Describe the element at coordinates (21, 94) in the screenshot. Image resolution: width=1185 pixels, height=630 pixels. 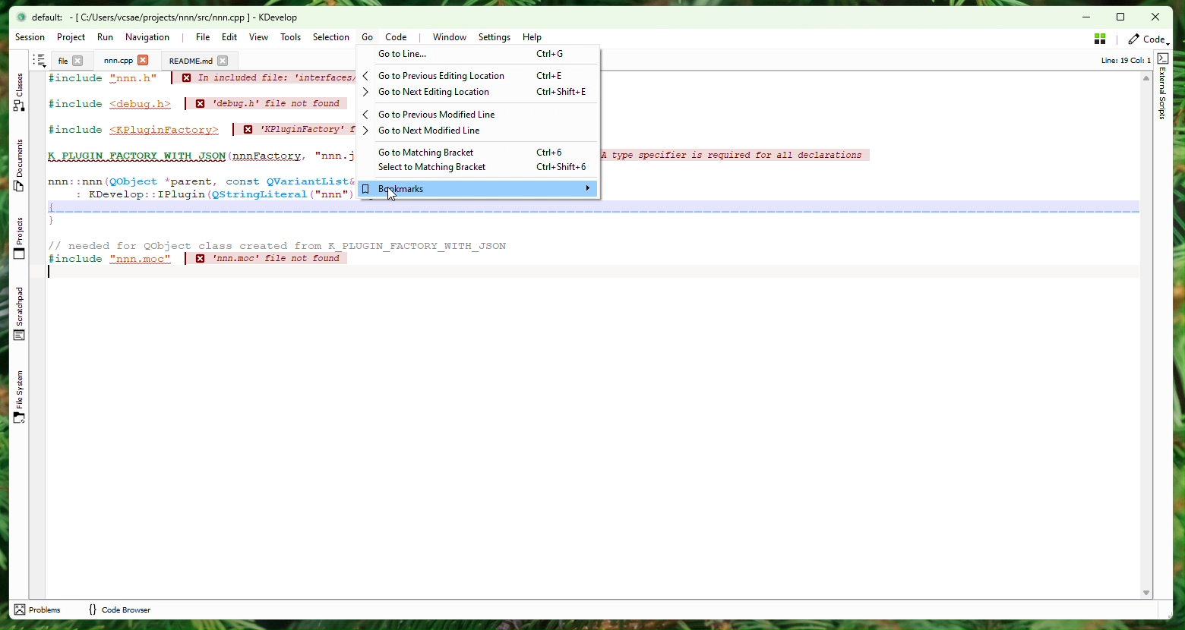
I see `Class` at that location.